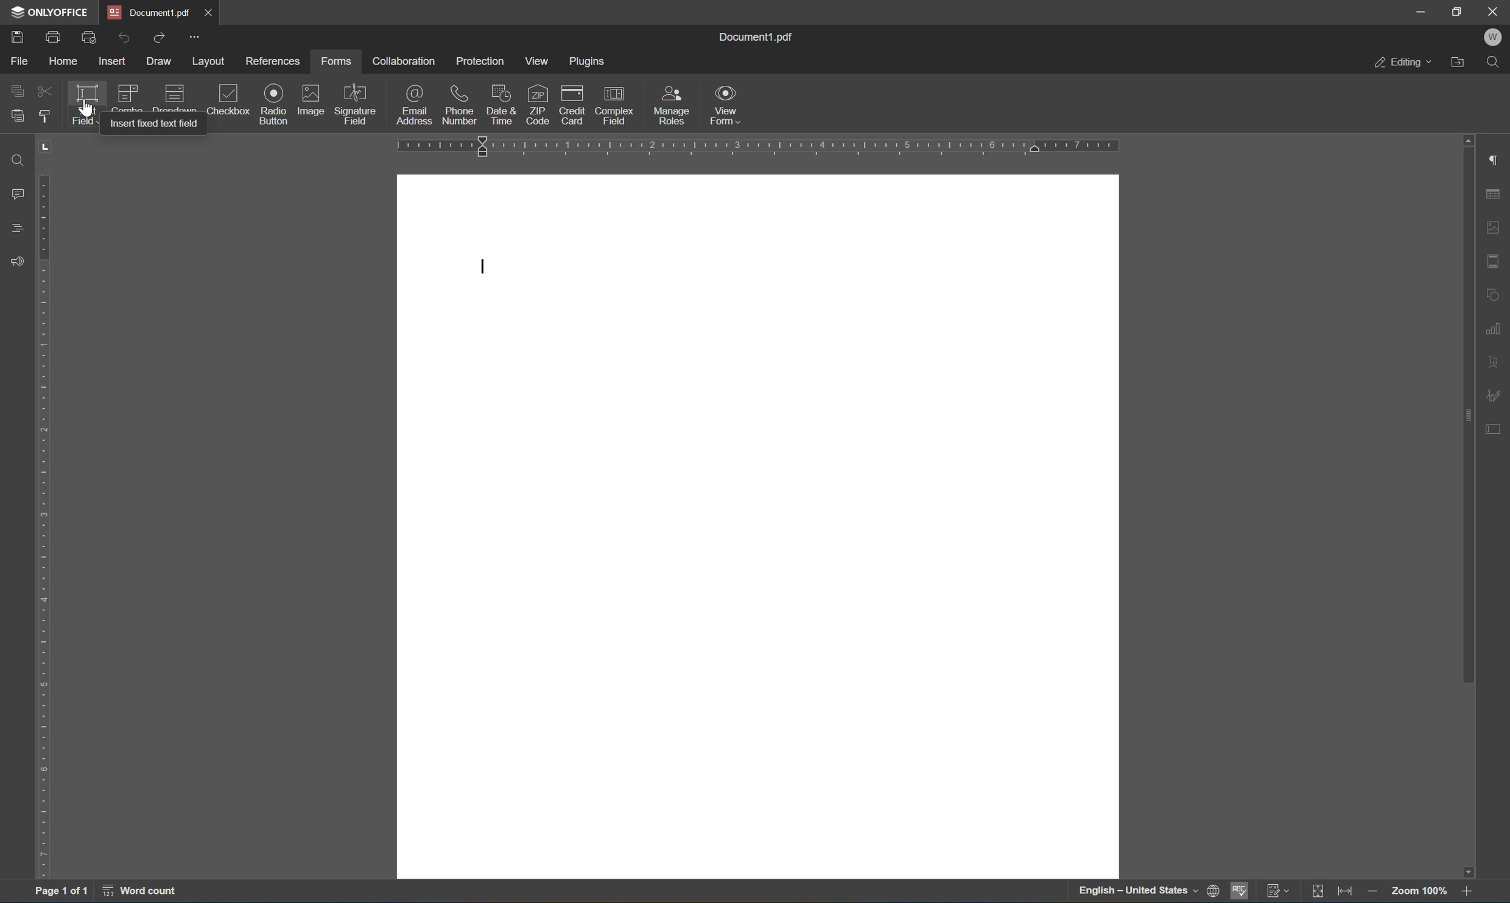 This screenshot has height=903, width=1510. Describe the element at coordinates (54, 35) in the screenshot. I see `print` at that location.